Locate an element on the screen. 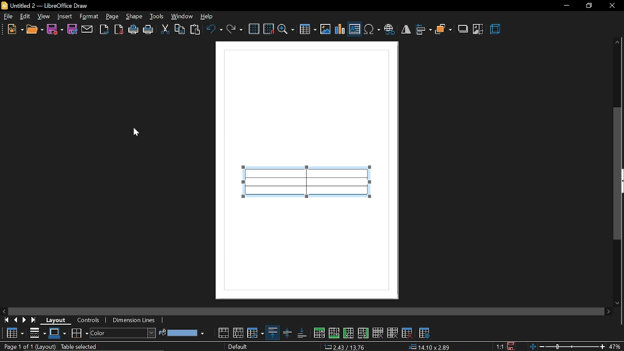 The image size is (624, 351). undo is located at coordinates (214, 30).